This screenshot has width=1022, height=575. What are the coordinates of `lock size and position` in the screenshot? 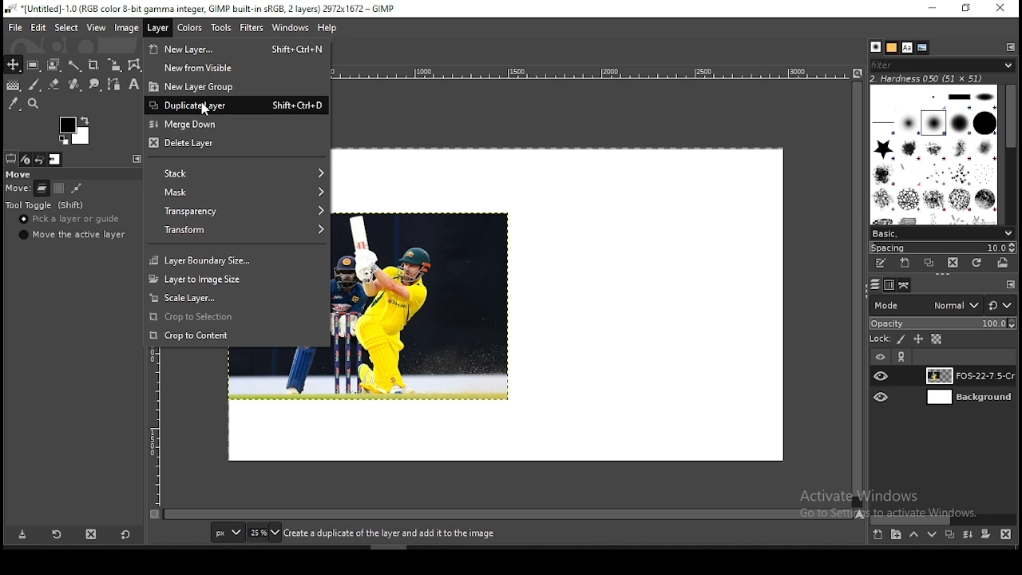 It's located at (919, 340).